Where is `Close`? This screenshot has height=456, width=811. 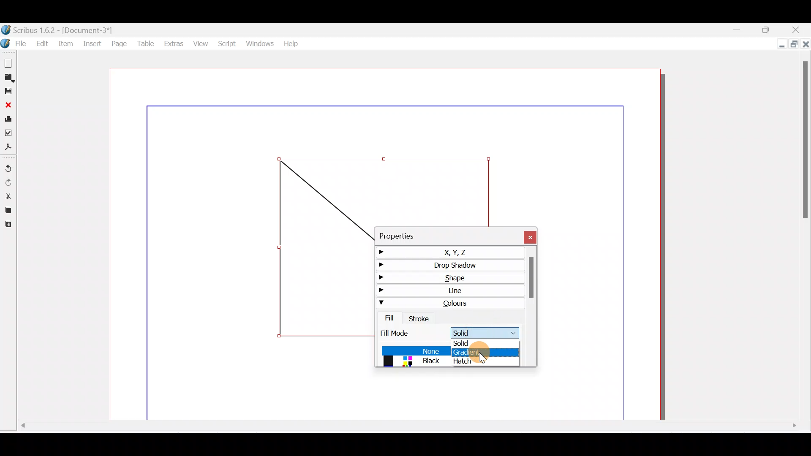 Close is located at coordinates (800, 30).